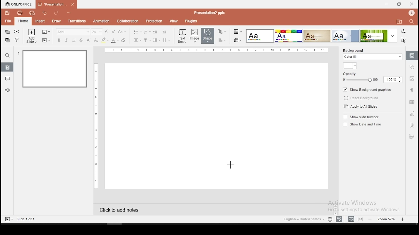 Image resolution: width=419 pixels, height=235 pixels. What do you see at coordinates (105, 40) in the screenshot?
I see `highlight color` at bounding box center [105, 40].